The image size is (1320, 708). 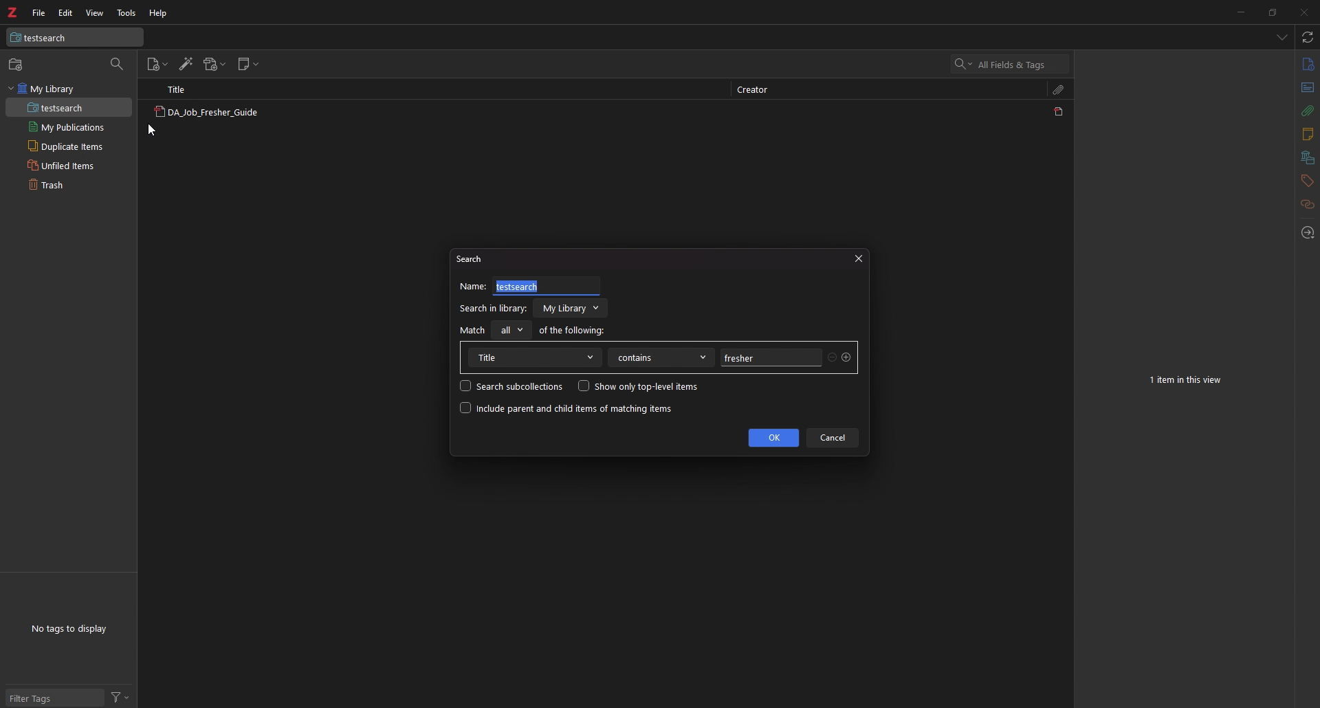 I want to click on all, so click(x=510, y=330).